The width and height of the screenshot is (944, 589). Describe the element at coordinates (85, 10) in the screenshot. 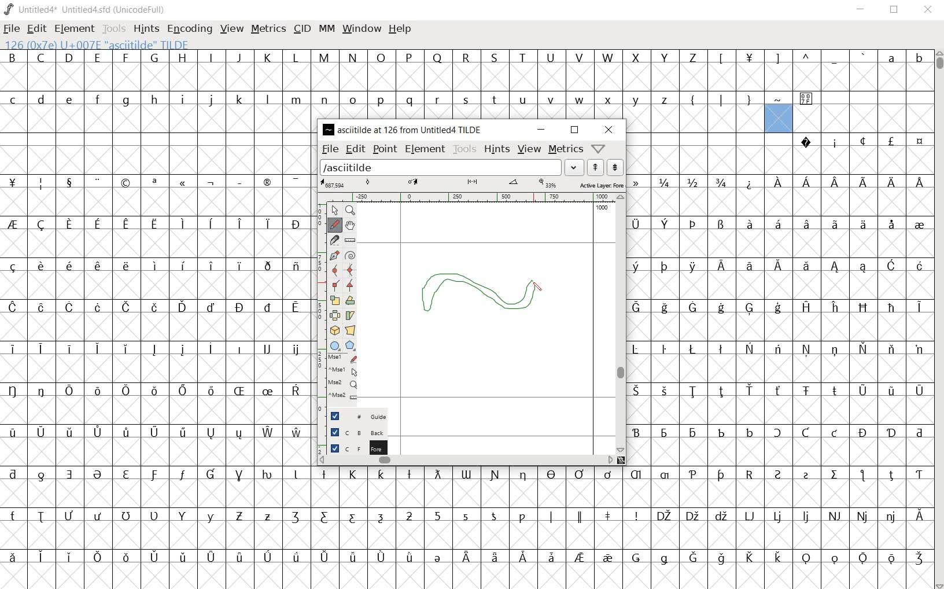

I see `Untitled4* Untitled4.sfd (UnicodeFull)` at that location.